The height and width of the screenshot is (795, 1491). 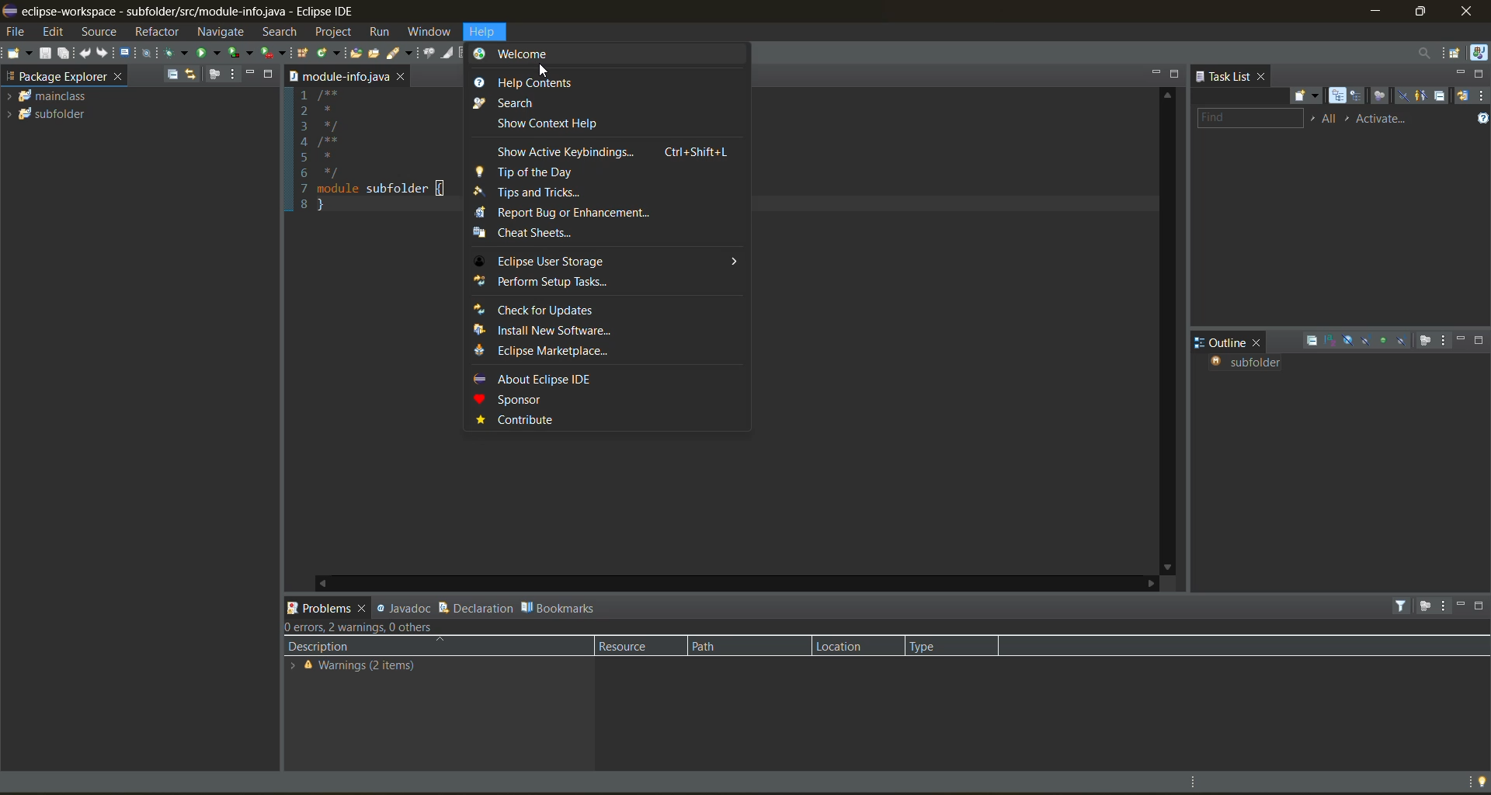 What do you see at coordinates (1461, 74) in the screenshot?
I see `minimize` at bounding box center [1461, 74].